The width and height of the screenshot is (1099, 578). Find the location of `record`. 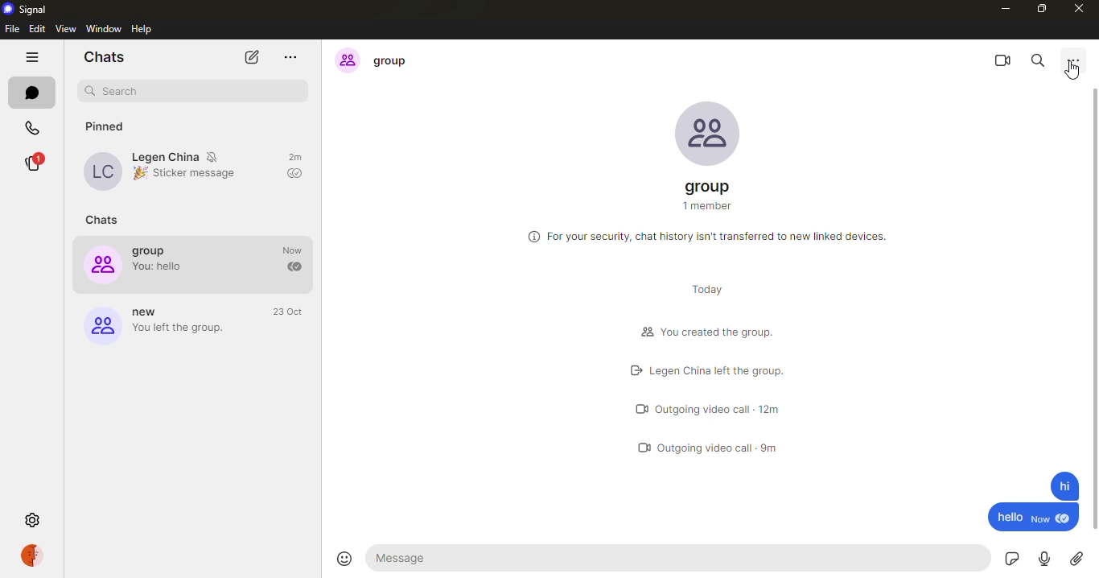

record is located at coordinates (1043, 559).